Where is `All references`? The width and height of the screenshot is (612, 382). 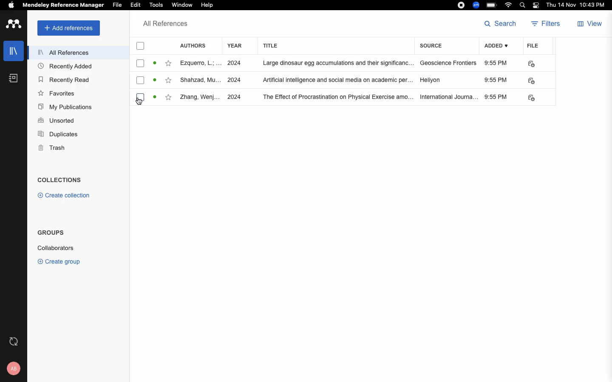 All references is located at coordinates (64, 54).